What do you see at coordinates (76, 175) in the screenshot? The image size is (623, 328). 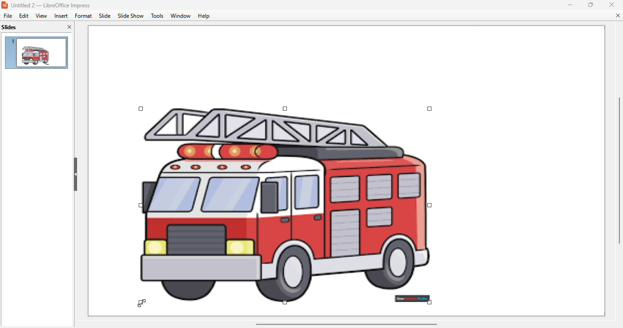 I see `hide` at bounding box center [76, 175].